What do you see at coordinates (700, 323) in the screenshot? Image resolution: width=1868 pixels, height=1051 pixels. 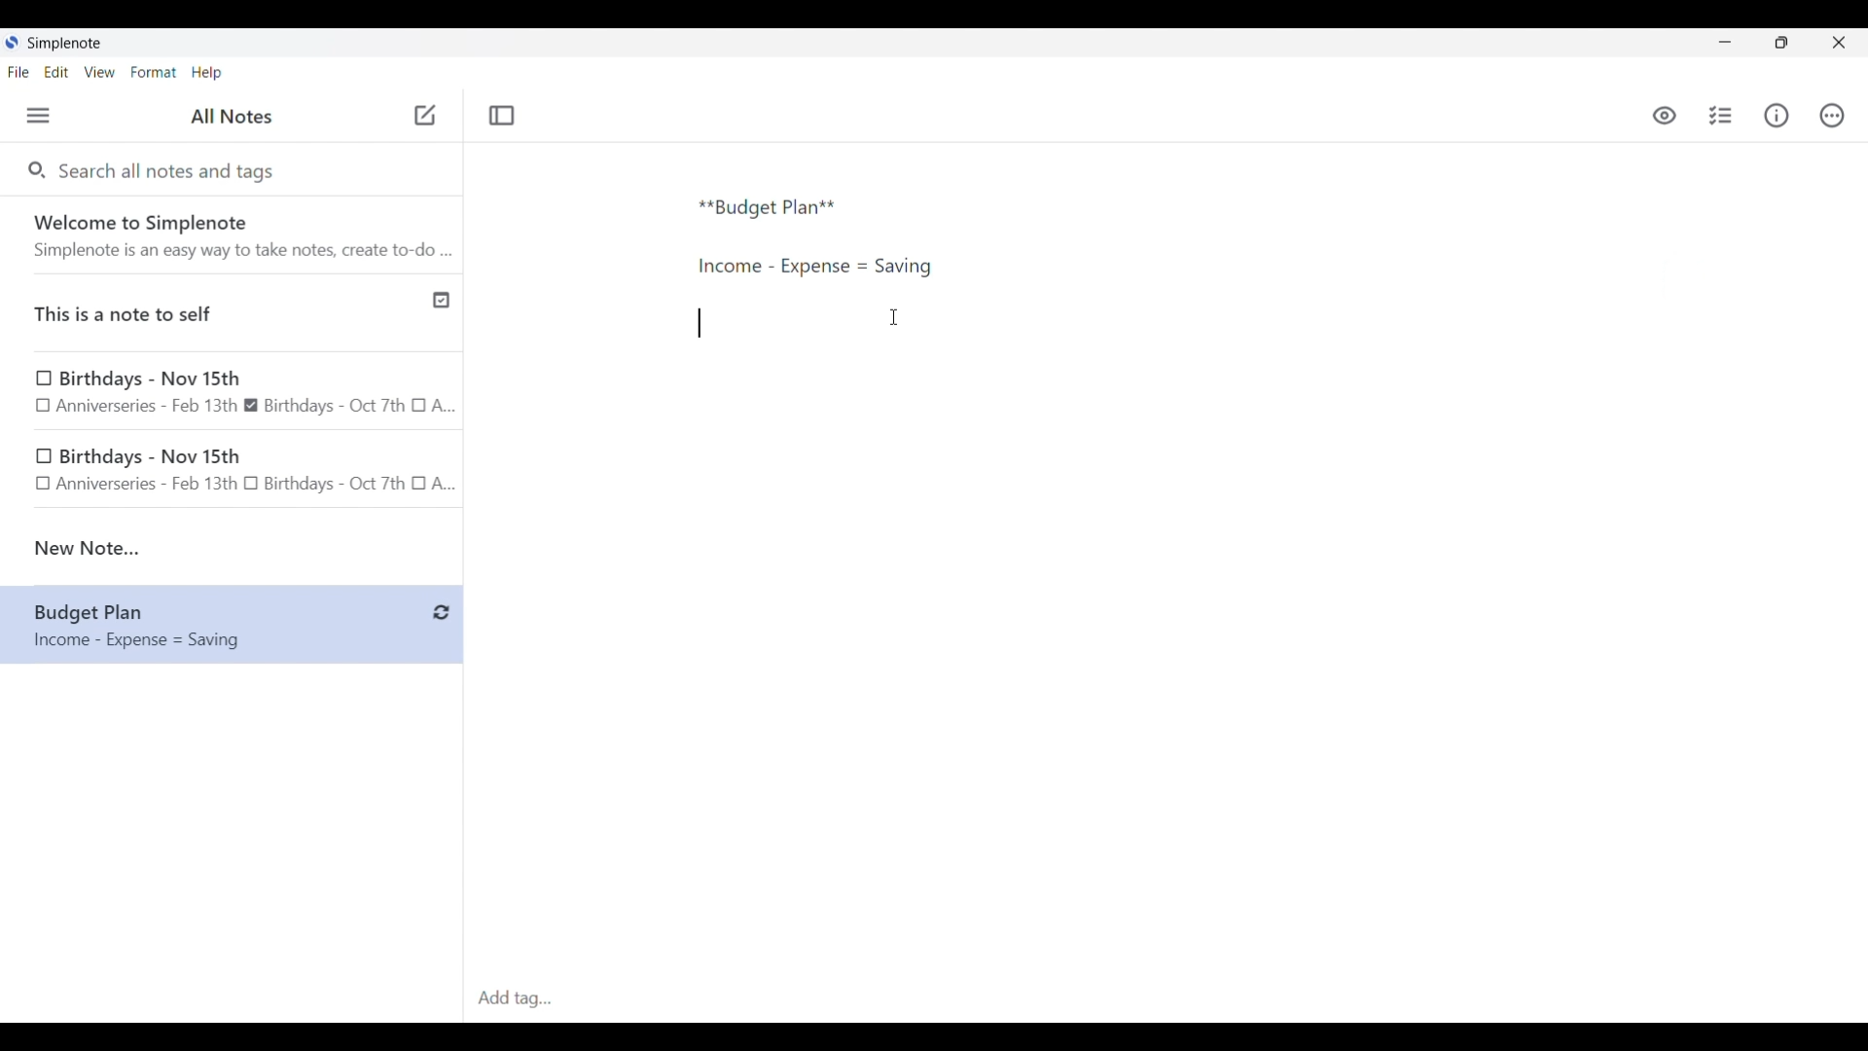 I see `Typing in more text` at bounding box center [700, 323].